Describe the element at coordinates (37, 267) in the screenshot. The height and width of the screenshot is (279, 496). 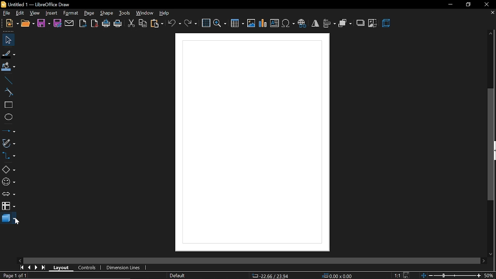
I see `next page ` at that location.